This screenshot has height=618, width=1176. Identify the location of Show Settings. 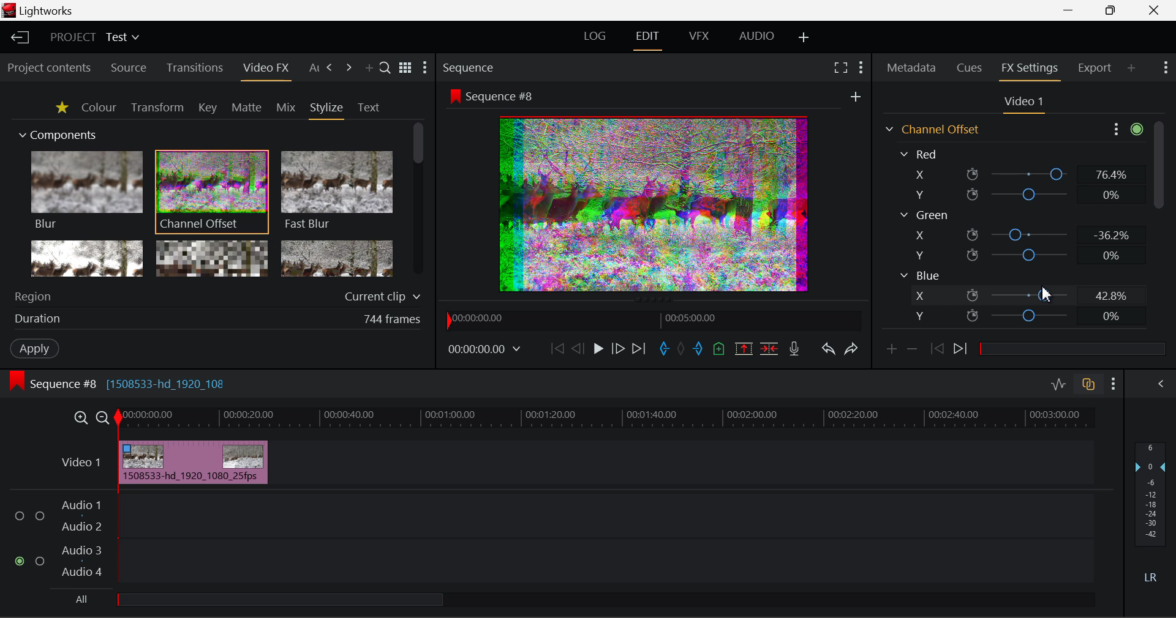
(860, 69).